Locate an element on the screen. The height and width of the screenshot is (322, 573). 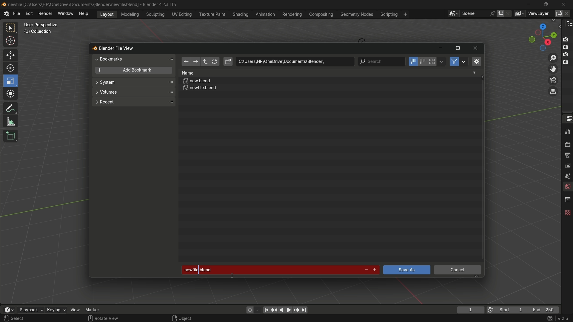
maximize or restore is located at coordinates (458, 48).